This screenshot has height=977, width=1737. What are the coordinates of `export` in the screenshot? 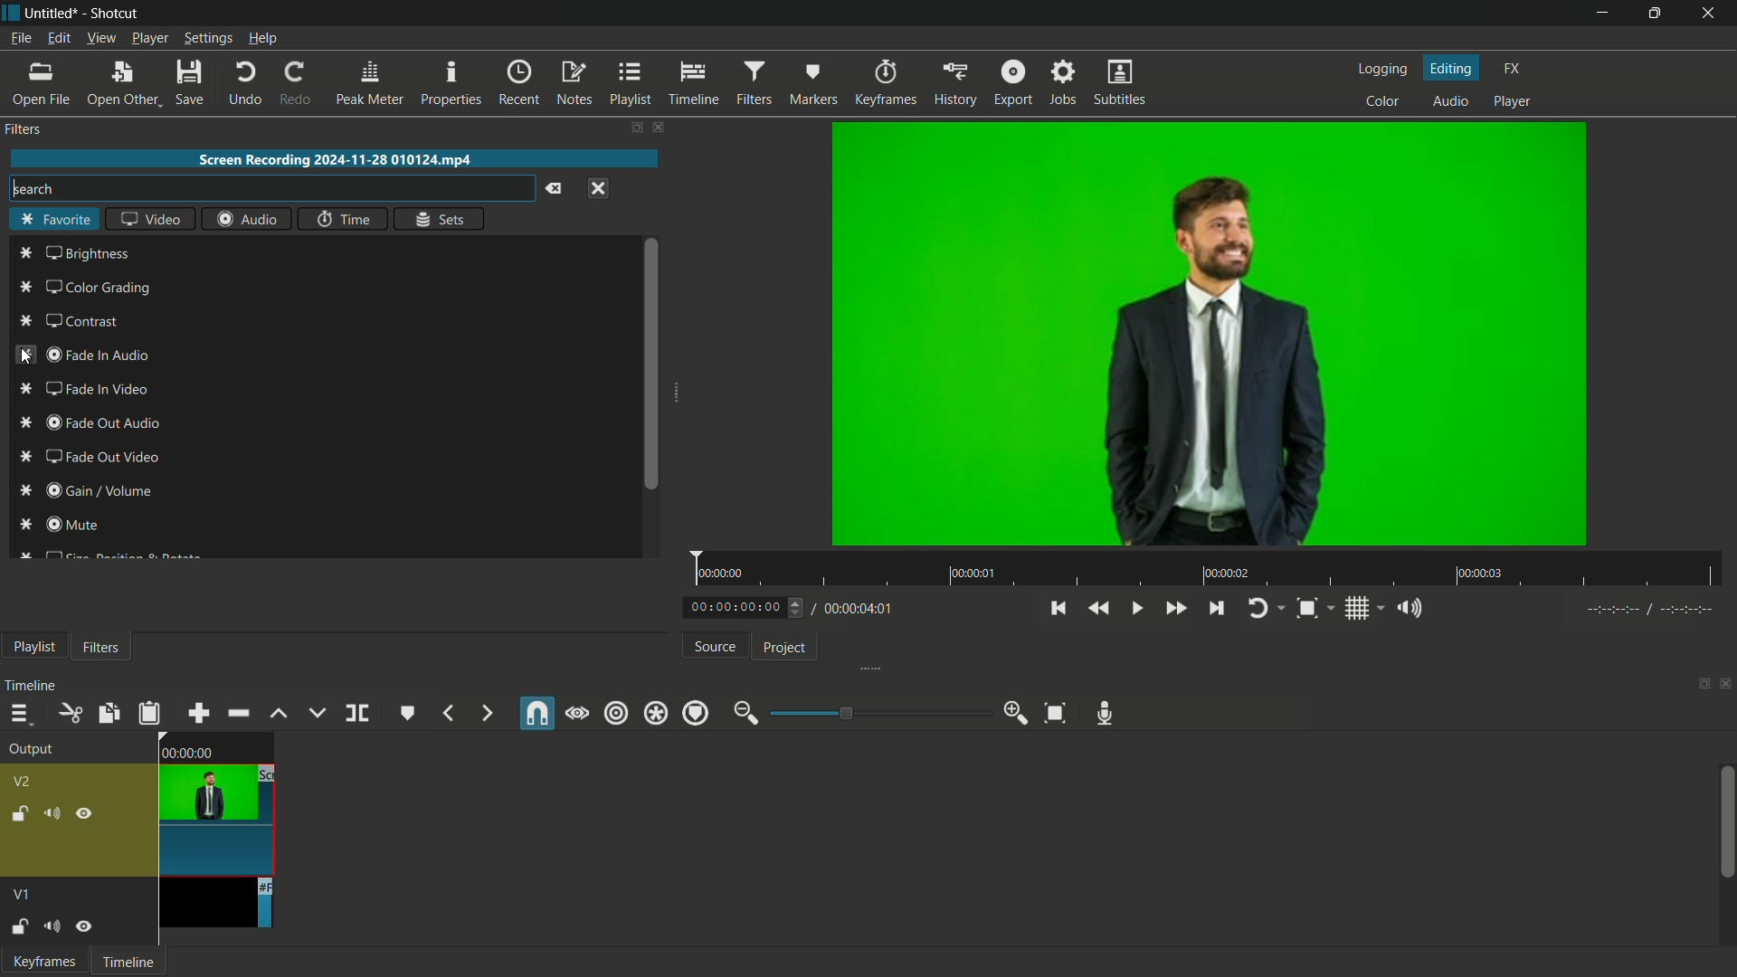 It's located at (1009, 84).